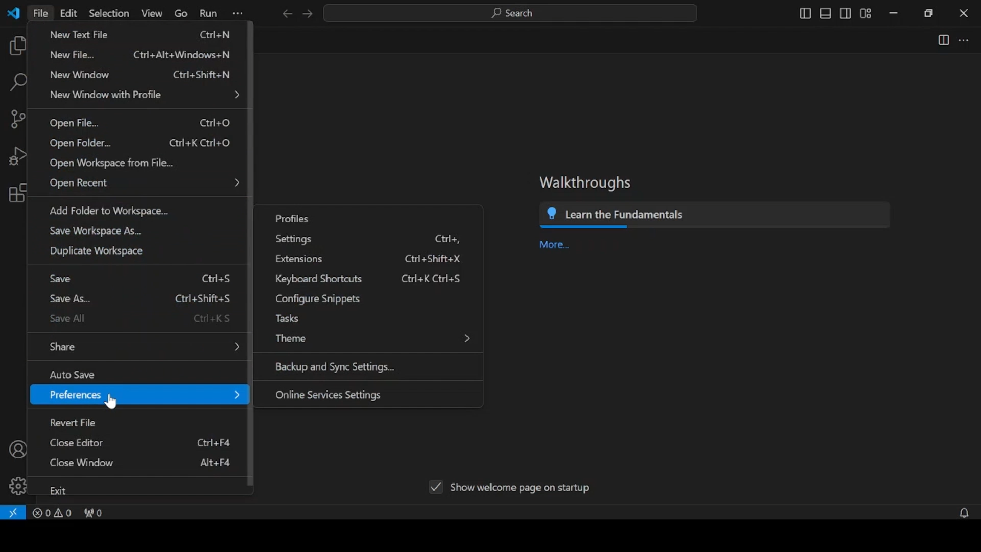 This screenshot has width=981, height=552. What do you see at coordinates (19, 82) in the screenshot?
I see `search` at bounding box center [19, 82].